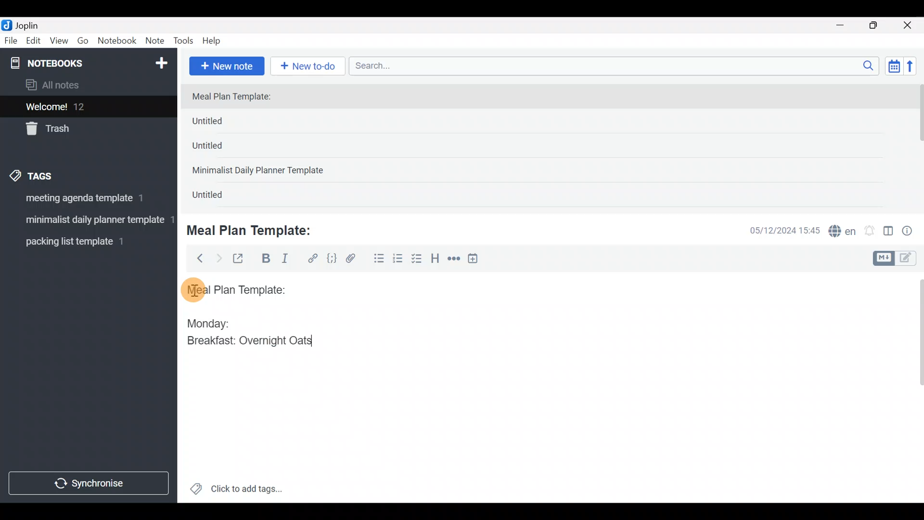 This screenshot has height=520, width=924. I want to click on Forward, so click(218, 258).